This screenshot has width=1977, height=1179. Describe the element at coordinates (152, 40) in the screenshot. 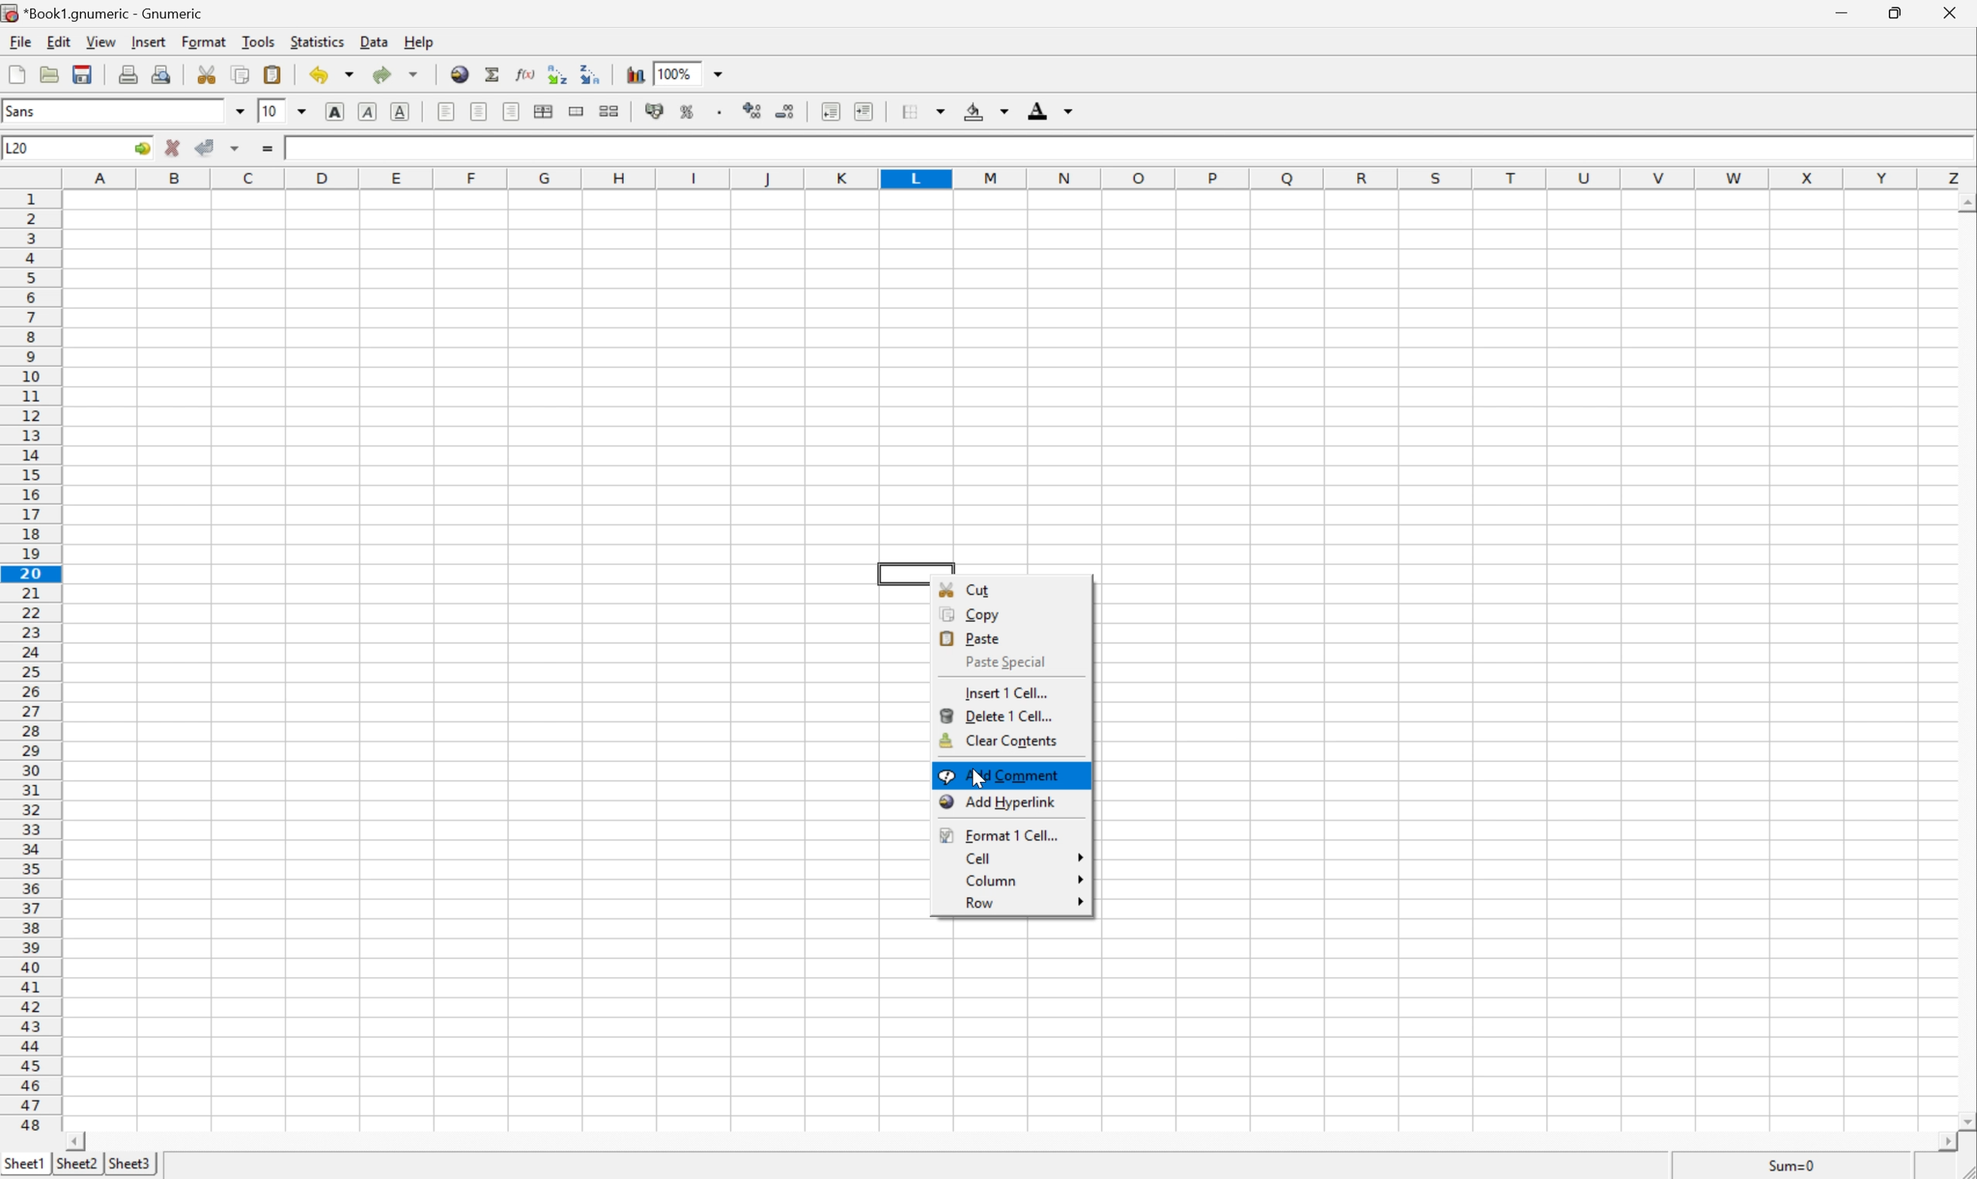

I see `Insert` at that location.